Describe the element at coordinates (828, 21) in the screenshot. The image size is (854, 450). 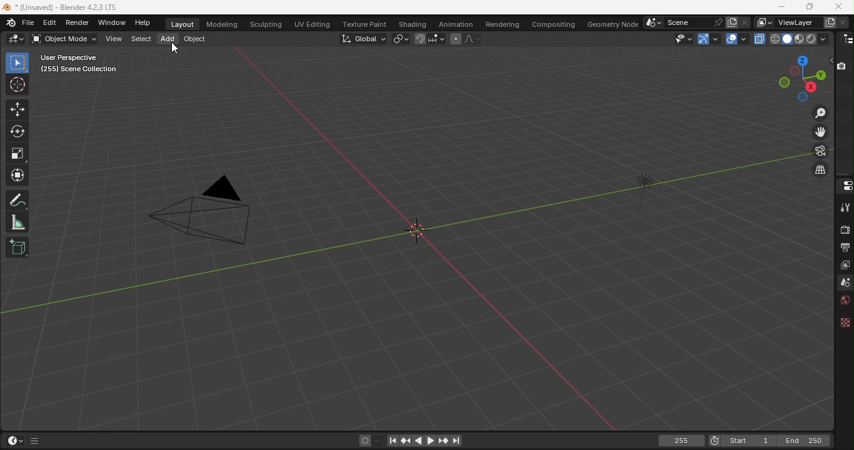
I see `Add view layer` at that location.